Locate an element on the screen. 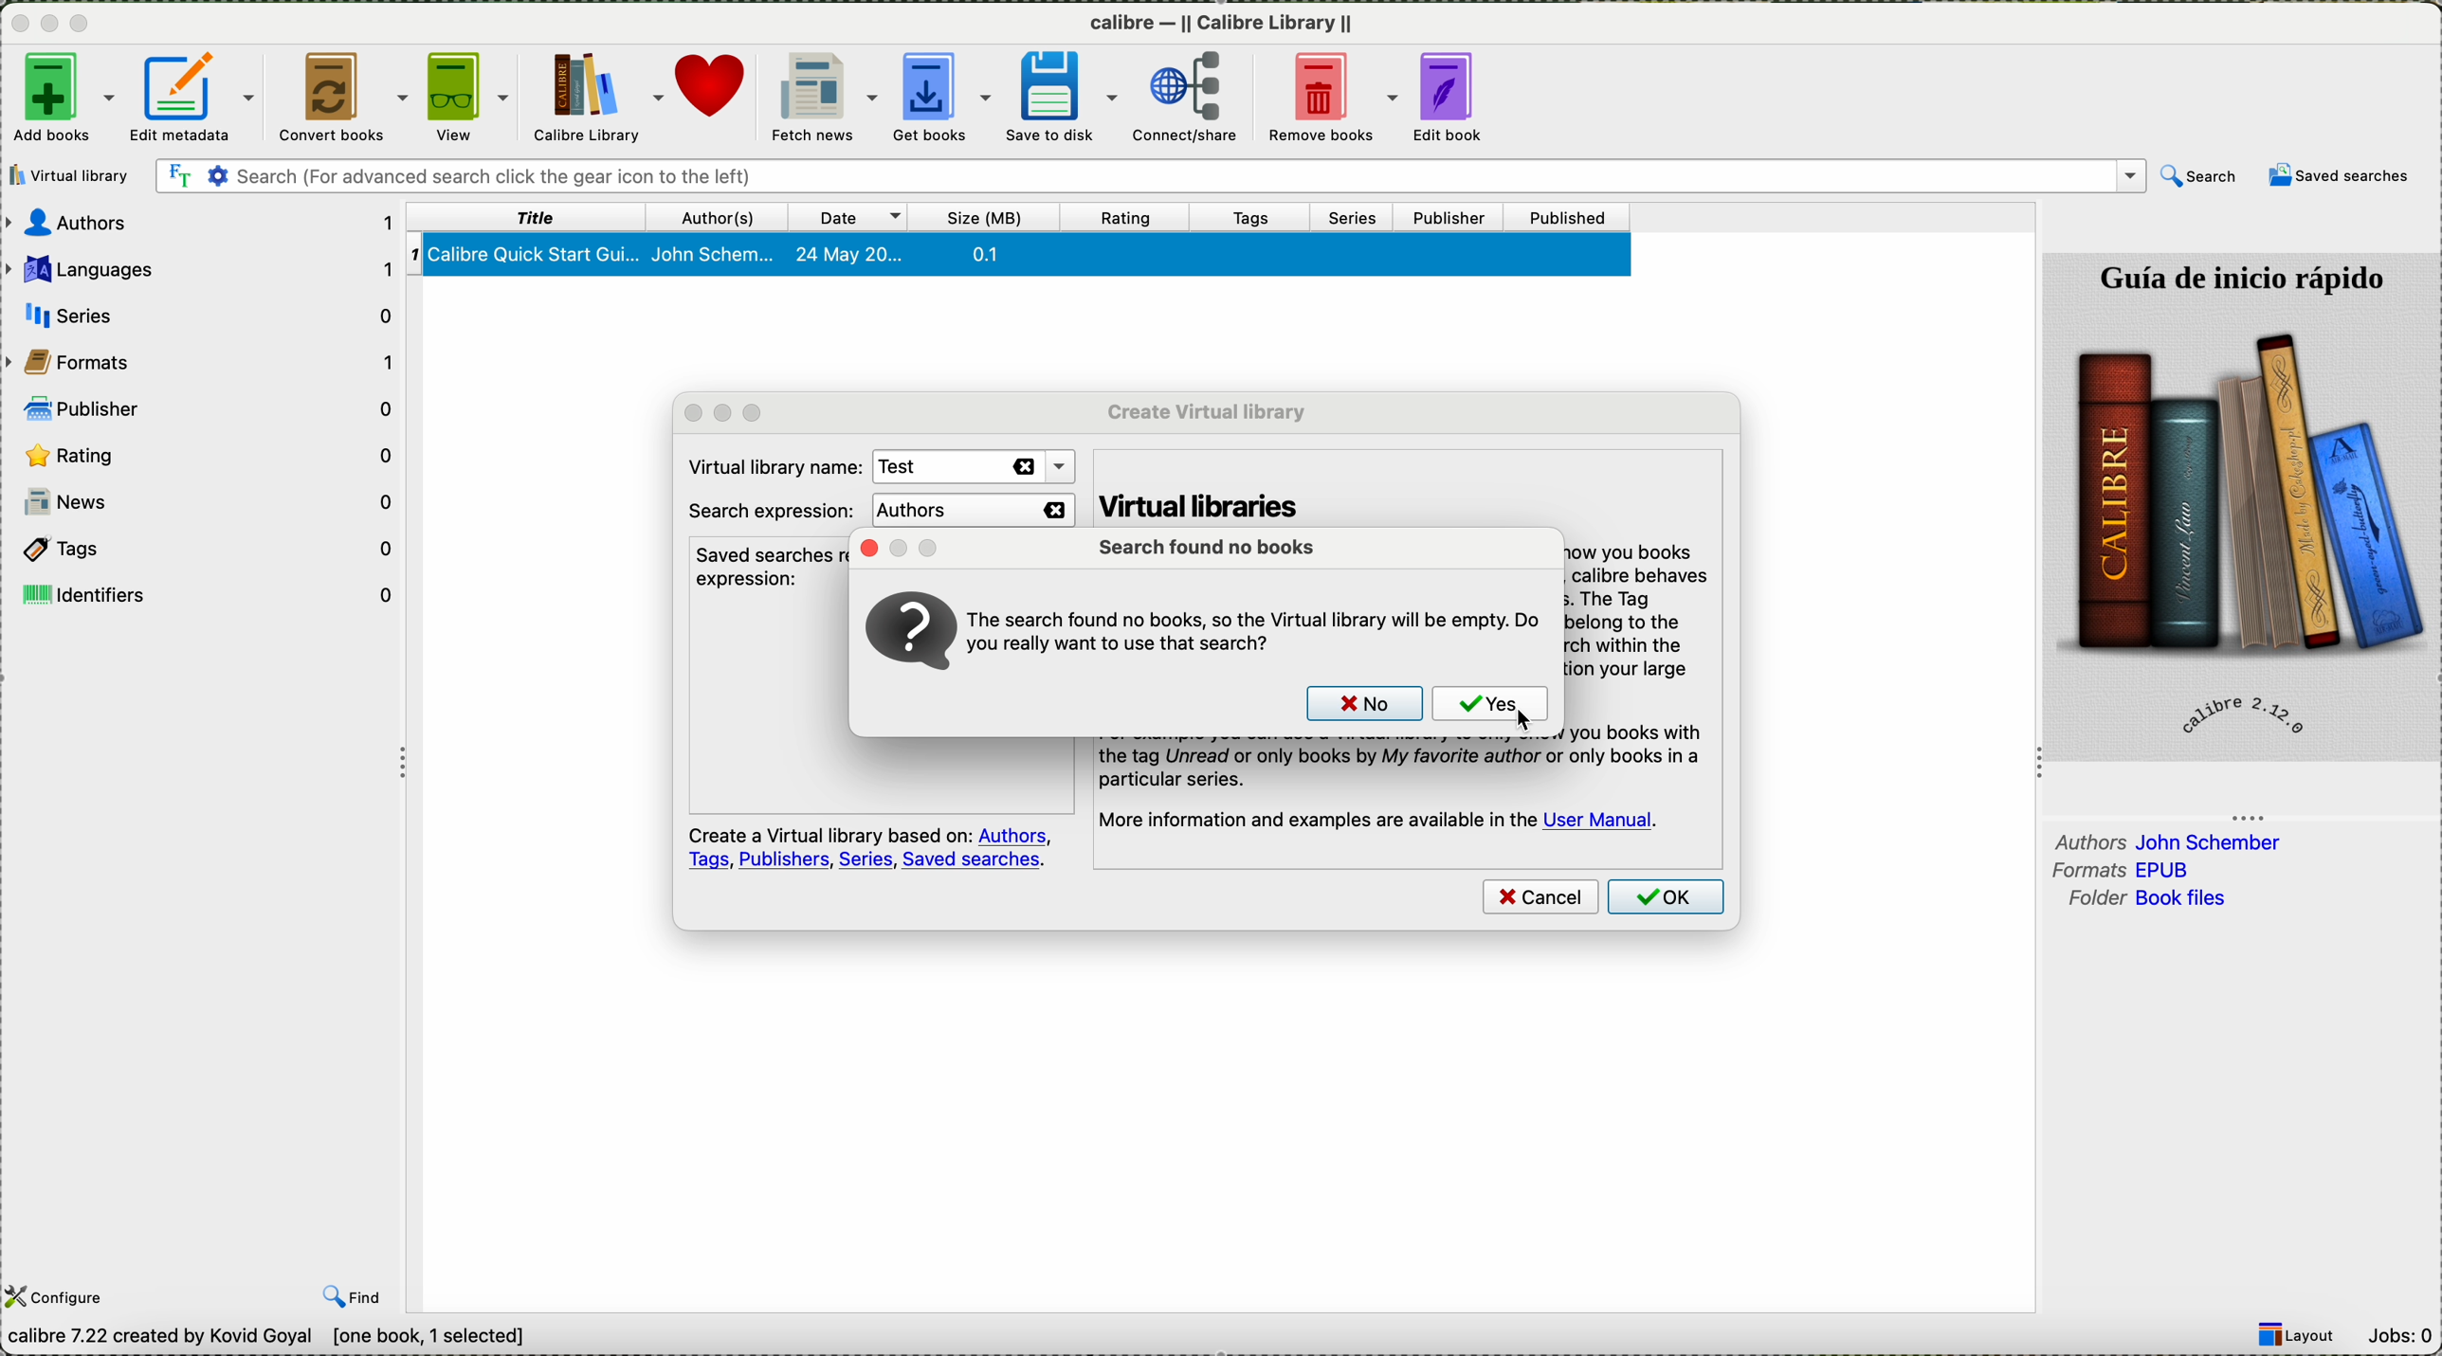 The width and height of the screenshot is (2442, 1356). virtual libraries with virtual libraries you can resist Callibre to only show you books that match a search .when a virtual library is in effect ,Callibre behave as  though the library contains only the match books. t tag browser display only tha lags that belong to the match book that you have searched in books in virtual library.this is good way to partition your bigg library into small parts and works in subset.more information and examples are available in user manual. is located at coordinates (1412, 493).